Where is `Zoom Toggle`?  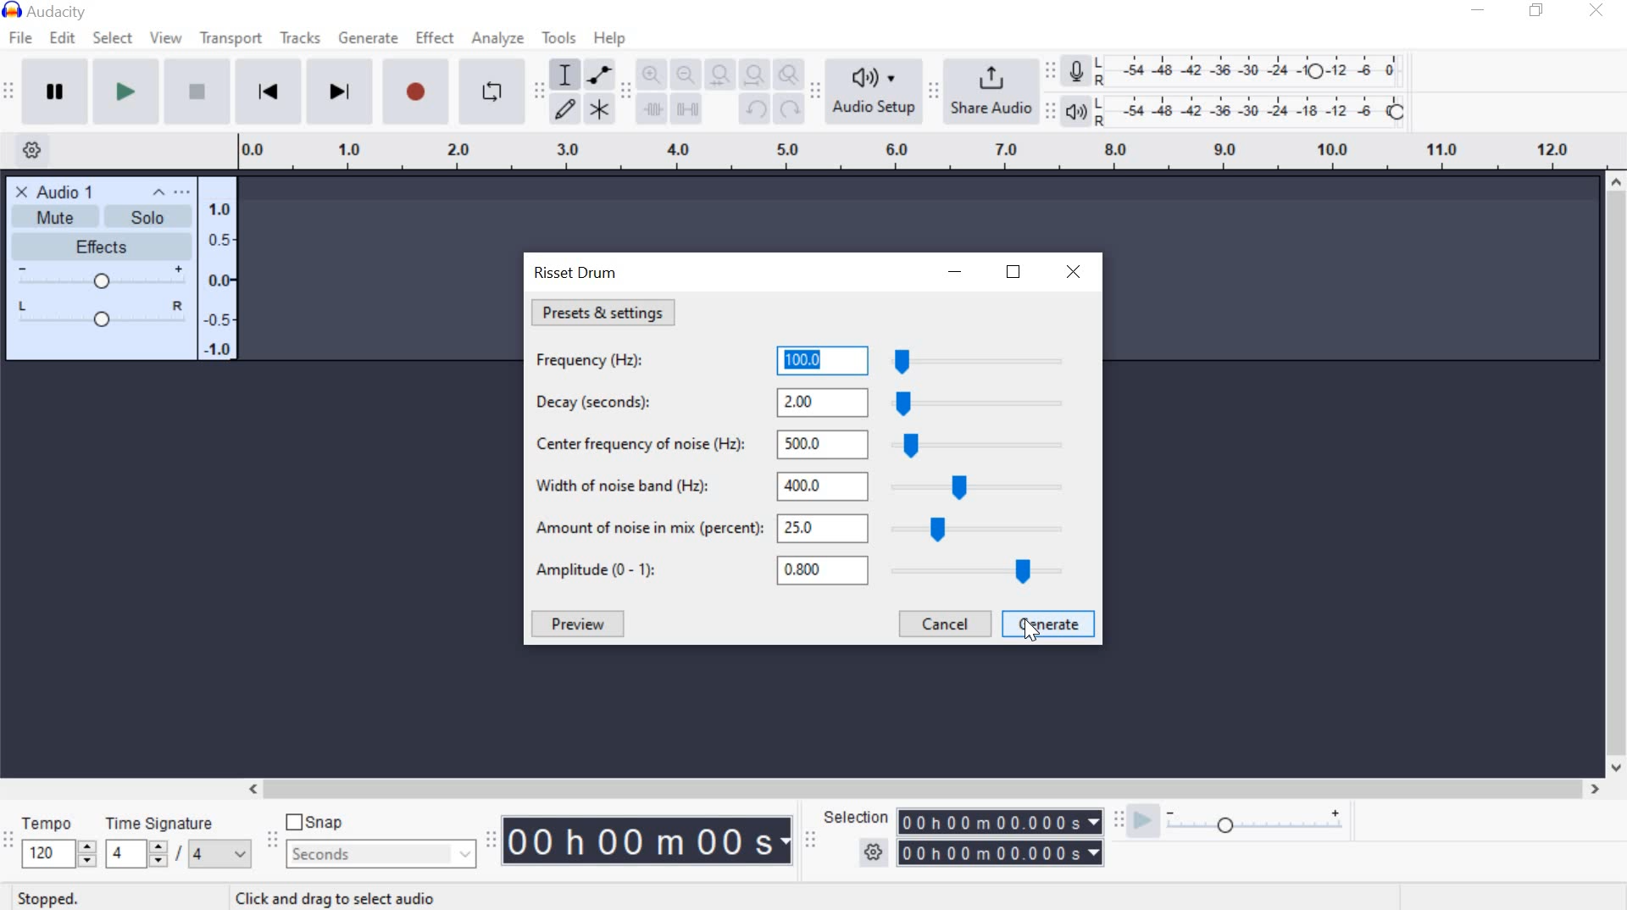
Zoom Toggle is located at coordinates (787, 74).